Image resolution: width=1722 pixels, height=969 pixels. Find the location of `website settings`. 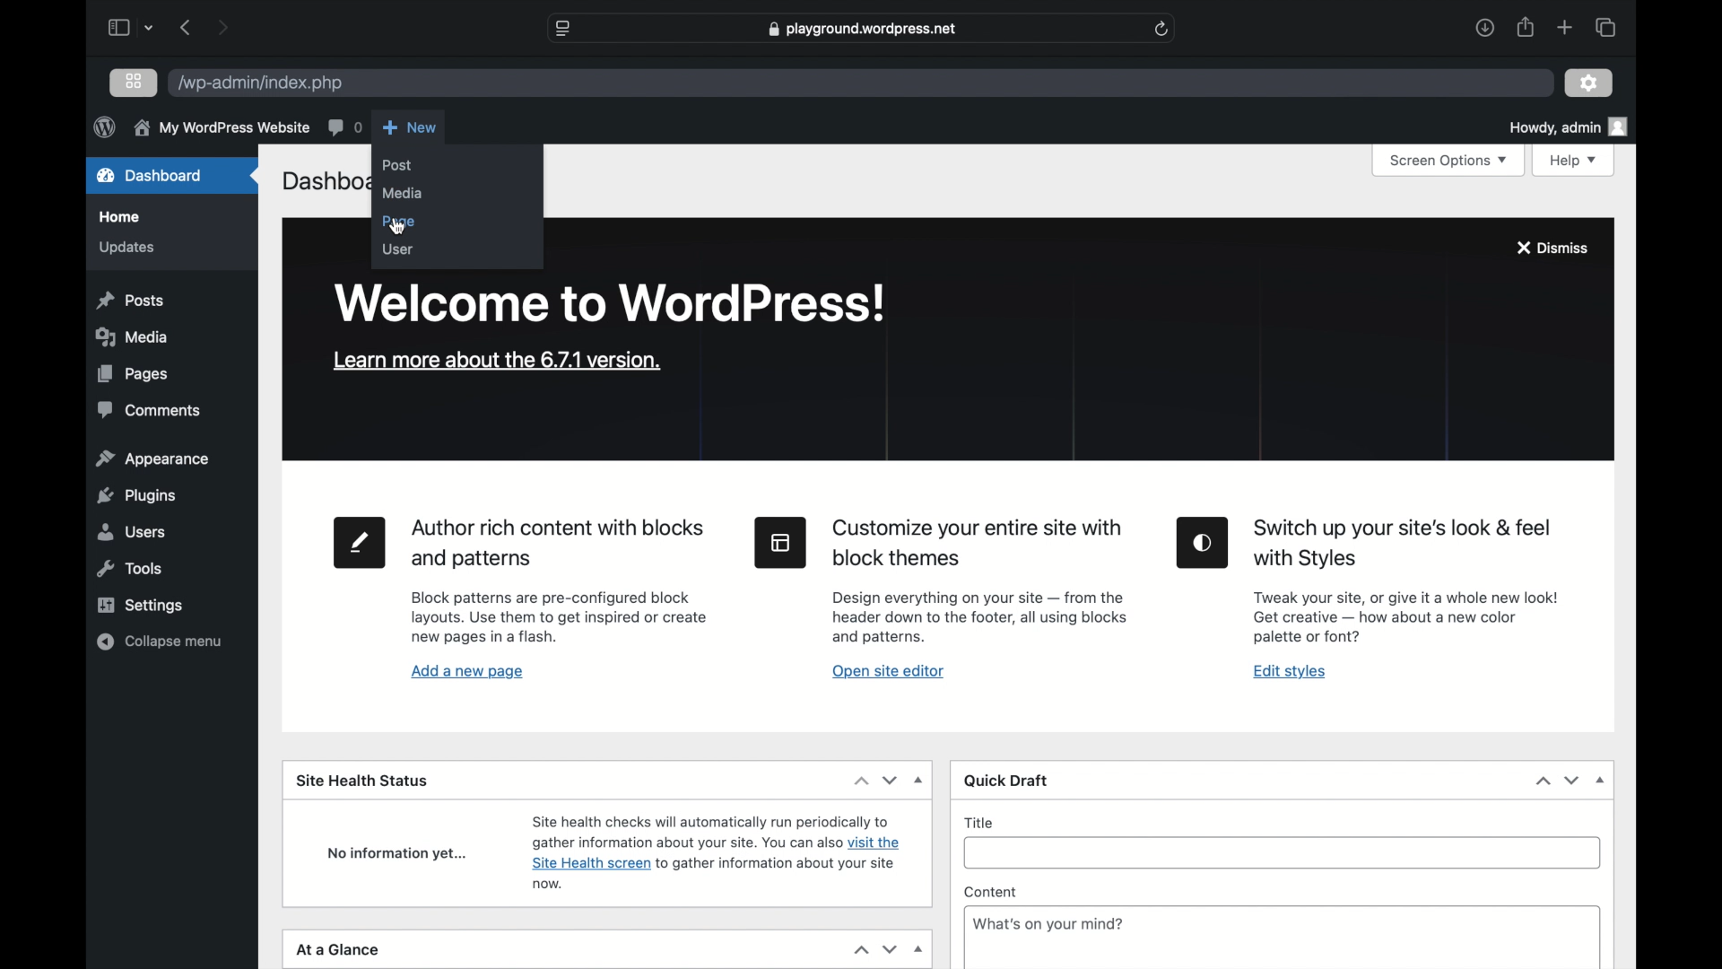

website settings is located at coordinates (563, 28).